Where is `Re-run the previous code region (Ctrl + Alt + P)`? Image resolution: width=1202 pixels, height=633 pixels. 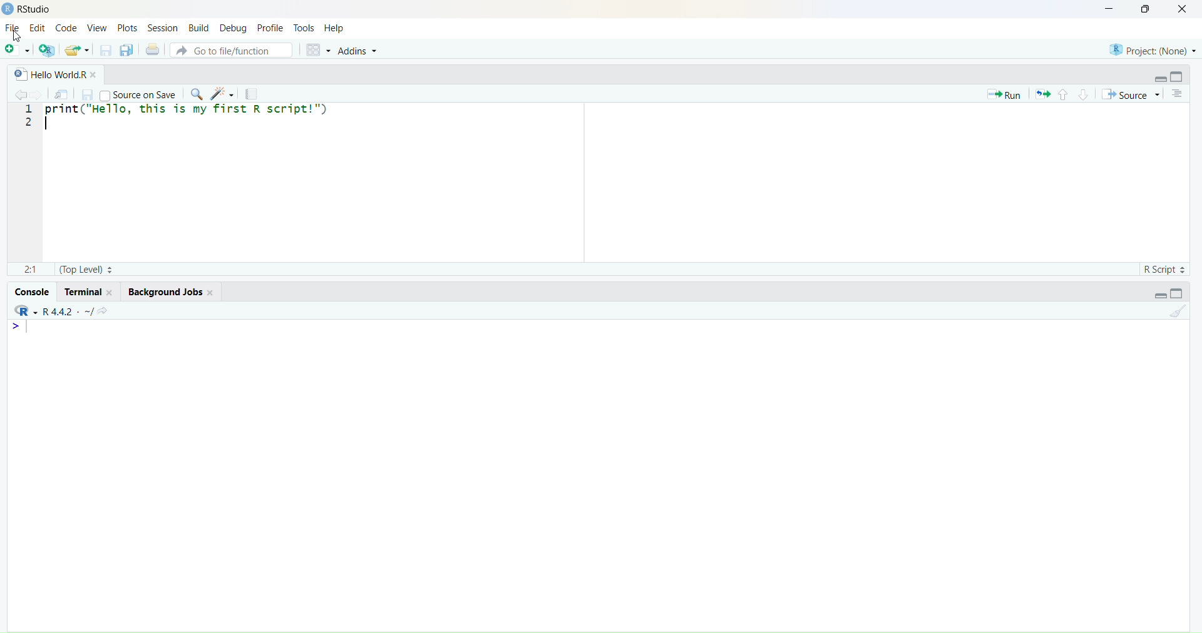 Re-run the previous code region (Ctrl + Alt + P) is located at coordinates (1042, 94).